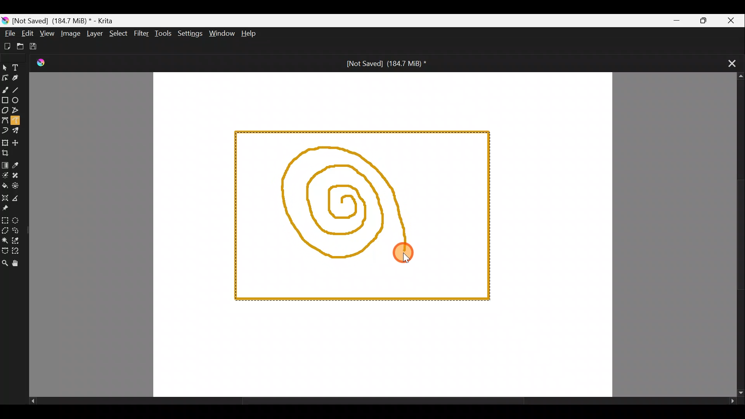 The image size is (745, 419). Describe the element at coordinates (20, 232) in the screenshot. I see `Freehand selection tool` at that location.